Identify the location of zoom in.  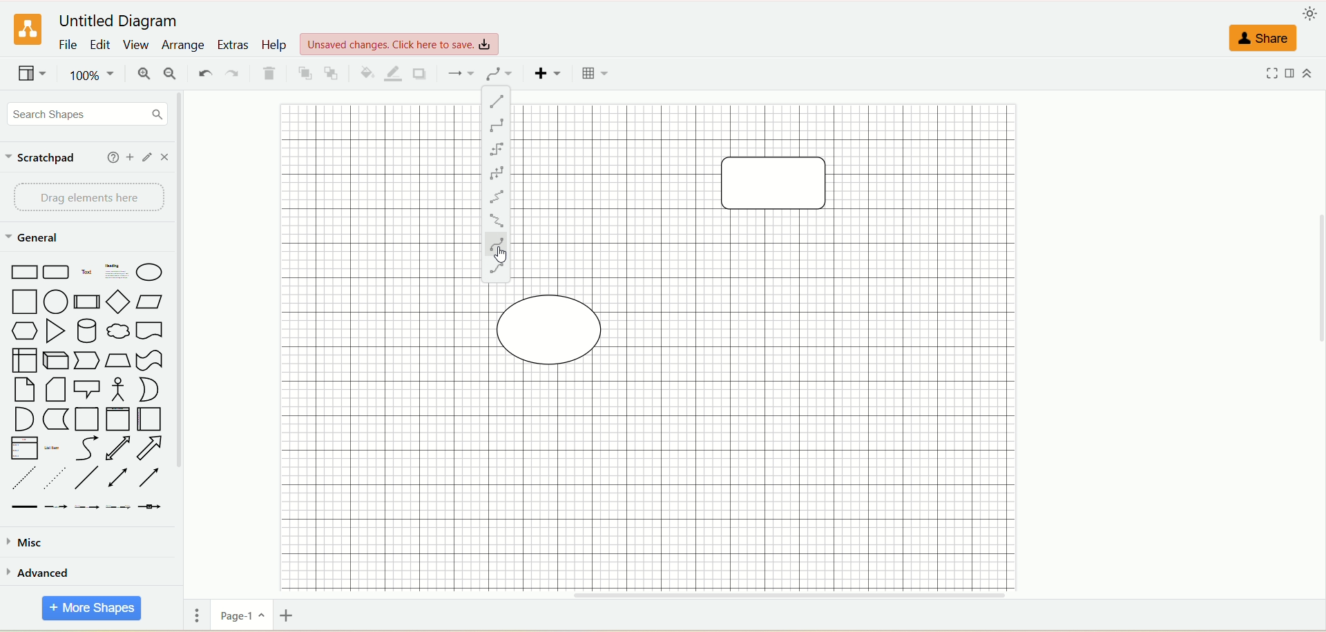
(144, 75).